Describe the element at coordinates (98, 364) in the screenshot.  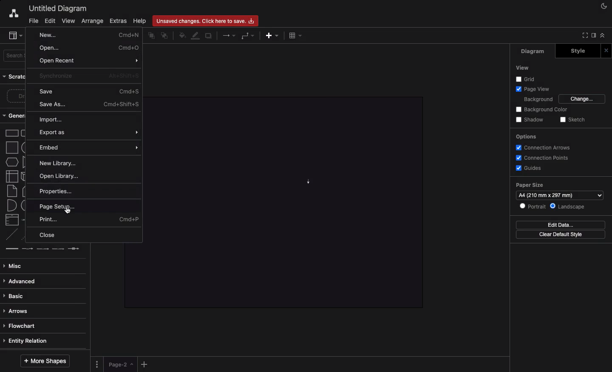
I see `Options` at that location.